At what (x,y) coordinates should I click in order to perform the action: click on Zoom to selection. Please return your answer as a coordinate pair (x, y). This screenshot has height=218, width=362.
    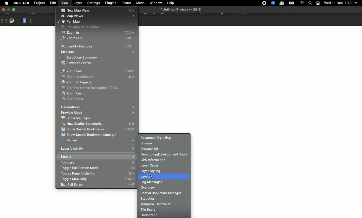
    Looking at the image, I should click on (98, 77).